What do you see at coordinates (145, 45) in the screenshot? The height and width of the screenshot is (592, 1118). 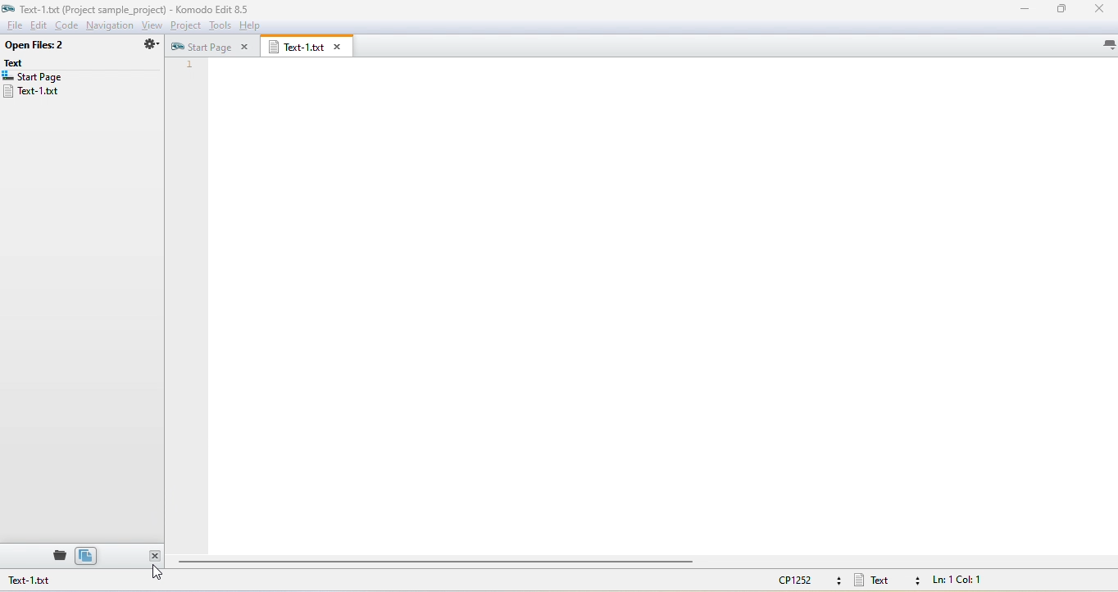 I see `settings` at bounding box center [145, 45].